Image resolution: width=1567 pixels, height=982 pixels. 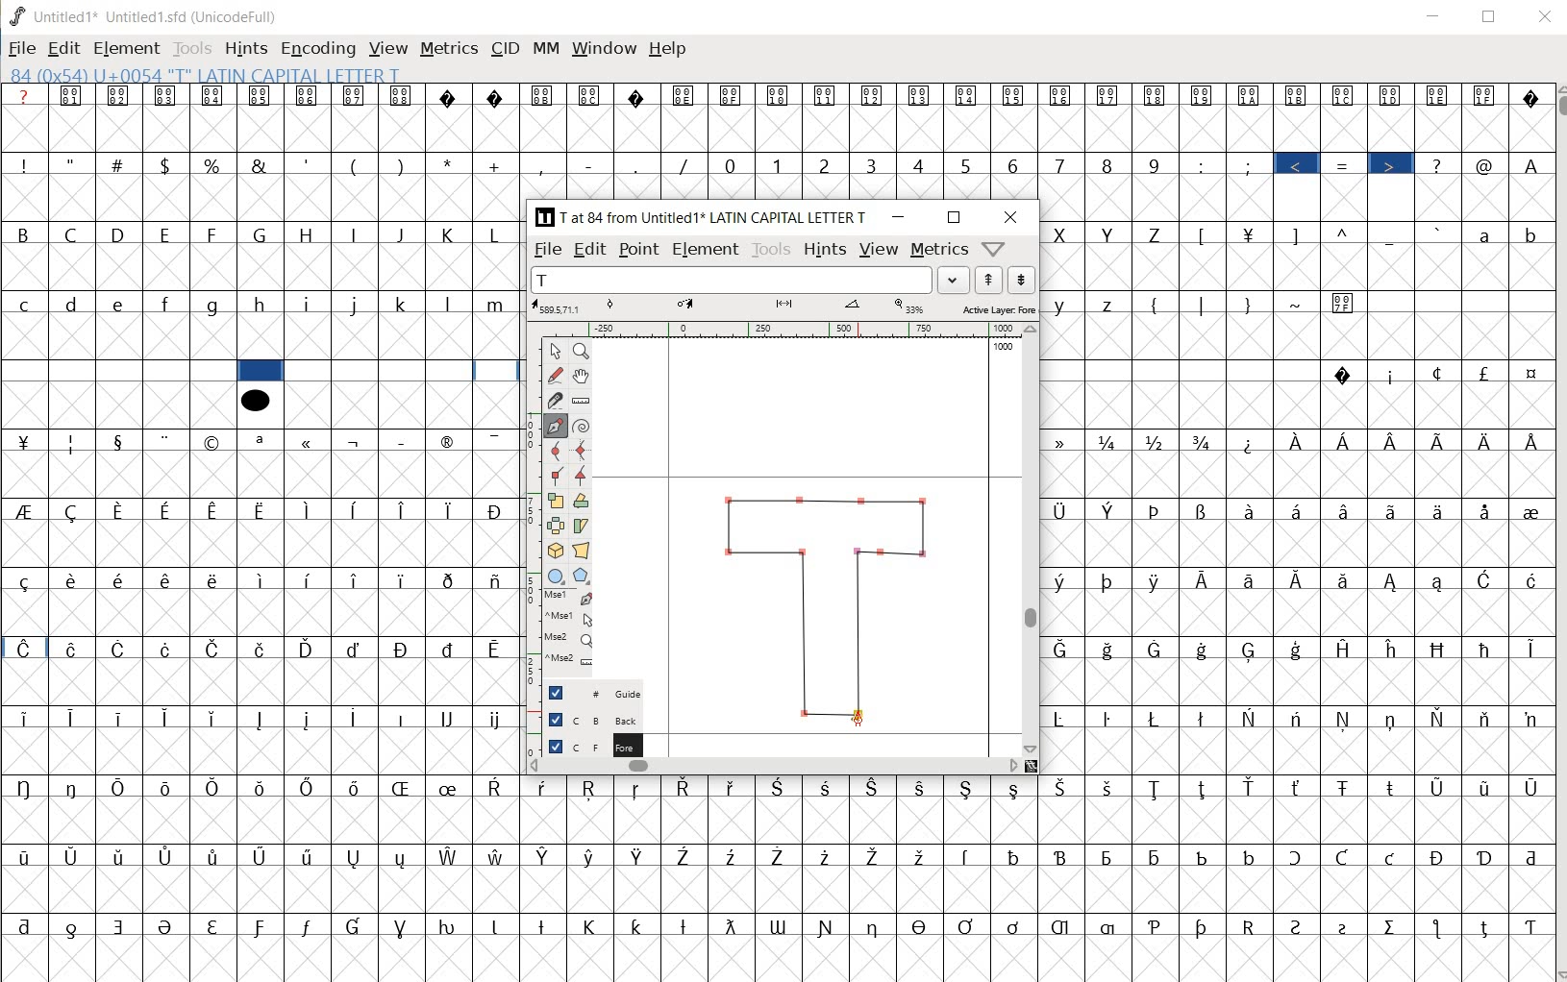 I want to click on 7, so click(x=1058, y=164).